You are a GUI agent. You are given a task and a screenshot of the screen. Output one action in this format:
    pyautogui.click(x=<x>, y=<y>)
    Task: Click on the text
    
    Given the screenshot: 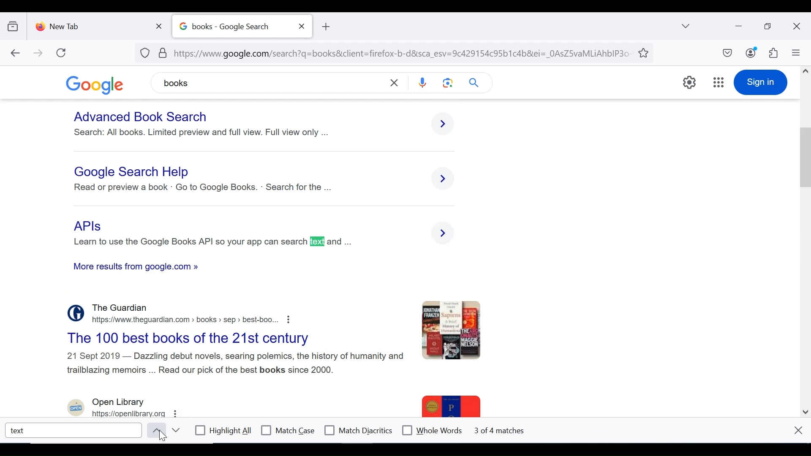 What is the action you would take?
    pyautogui.click(x=74, y=430)
    